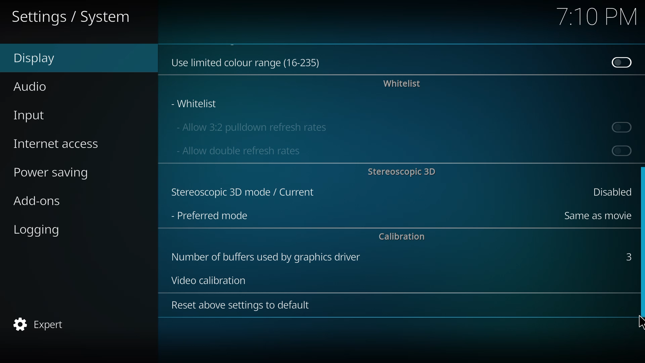  What do you see at coordinates (210, 215) in the screenshot?
I see `preferred mode` at bounding box center [210, 215].